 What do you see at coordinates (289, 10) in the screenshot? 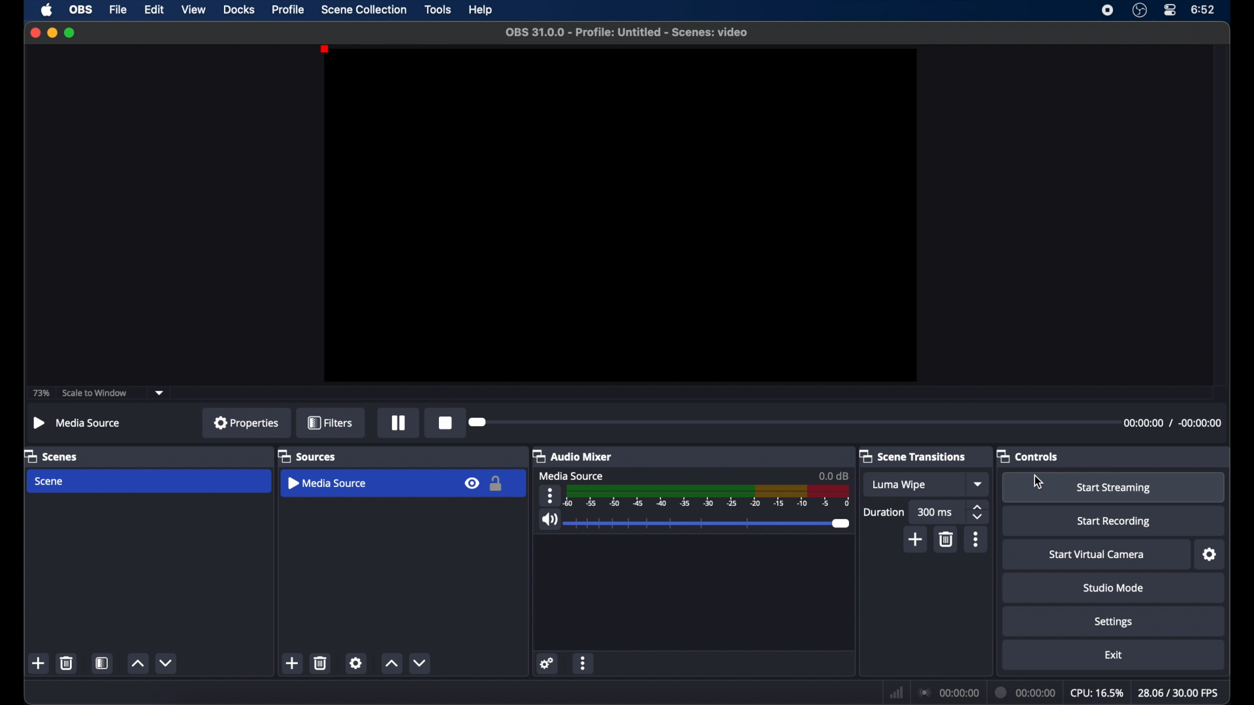
I see `profile` at bounding box center [289, 10].